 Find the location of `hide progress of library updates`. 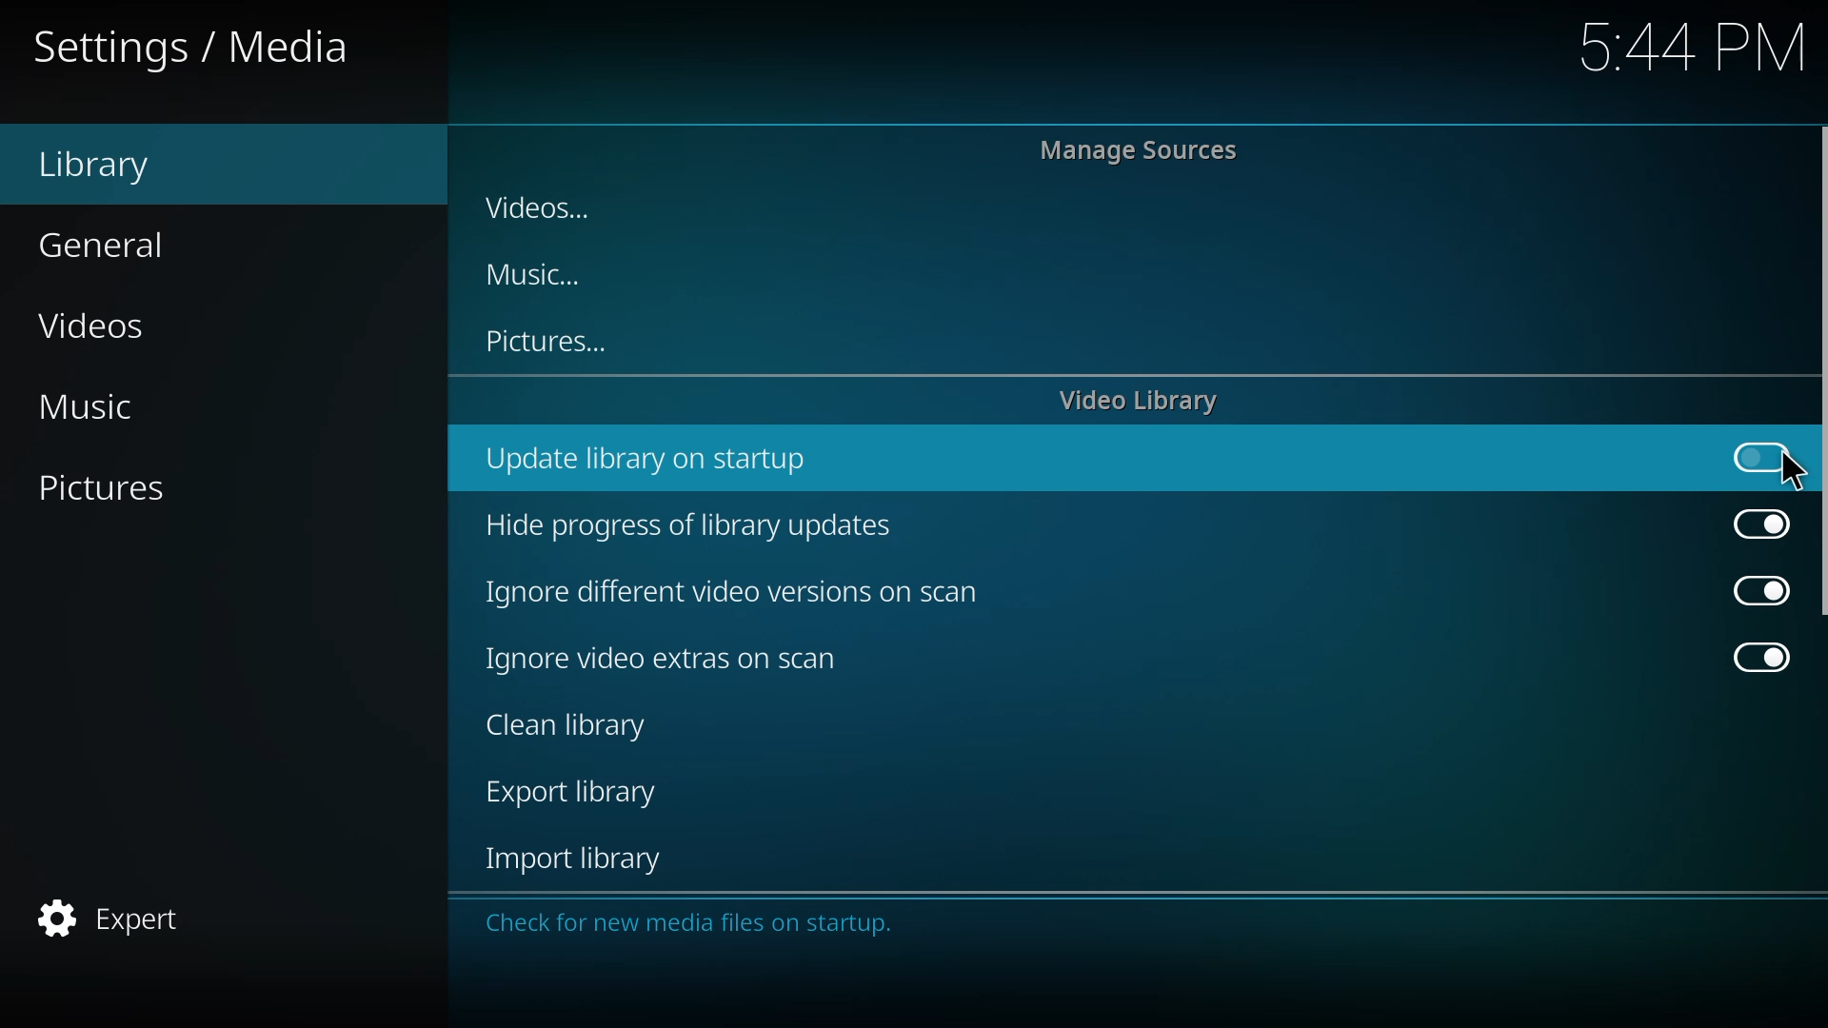

hide progress of library updates is located at coordinates (704, 529).